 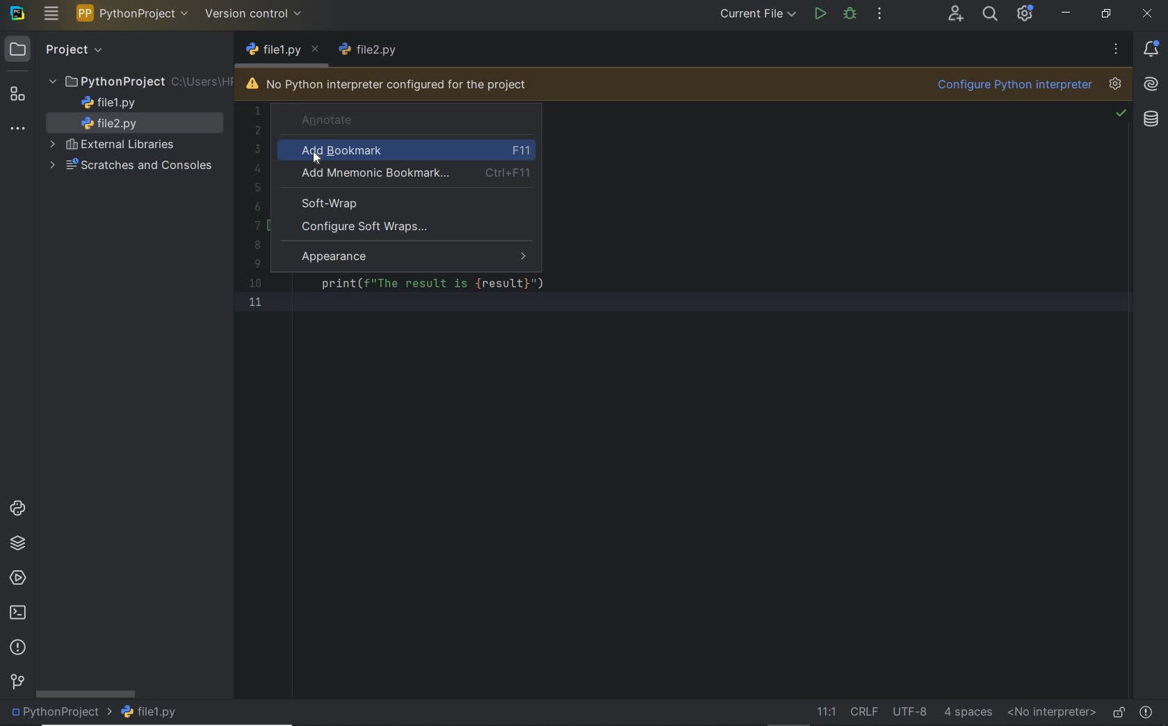 I want to click on file encoding, so click(x=911, y=711).